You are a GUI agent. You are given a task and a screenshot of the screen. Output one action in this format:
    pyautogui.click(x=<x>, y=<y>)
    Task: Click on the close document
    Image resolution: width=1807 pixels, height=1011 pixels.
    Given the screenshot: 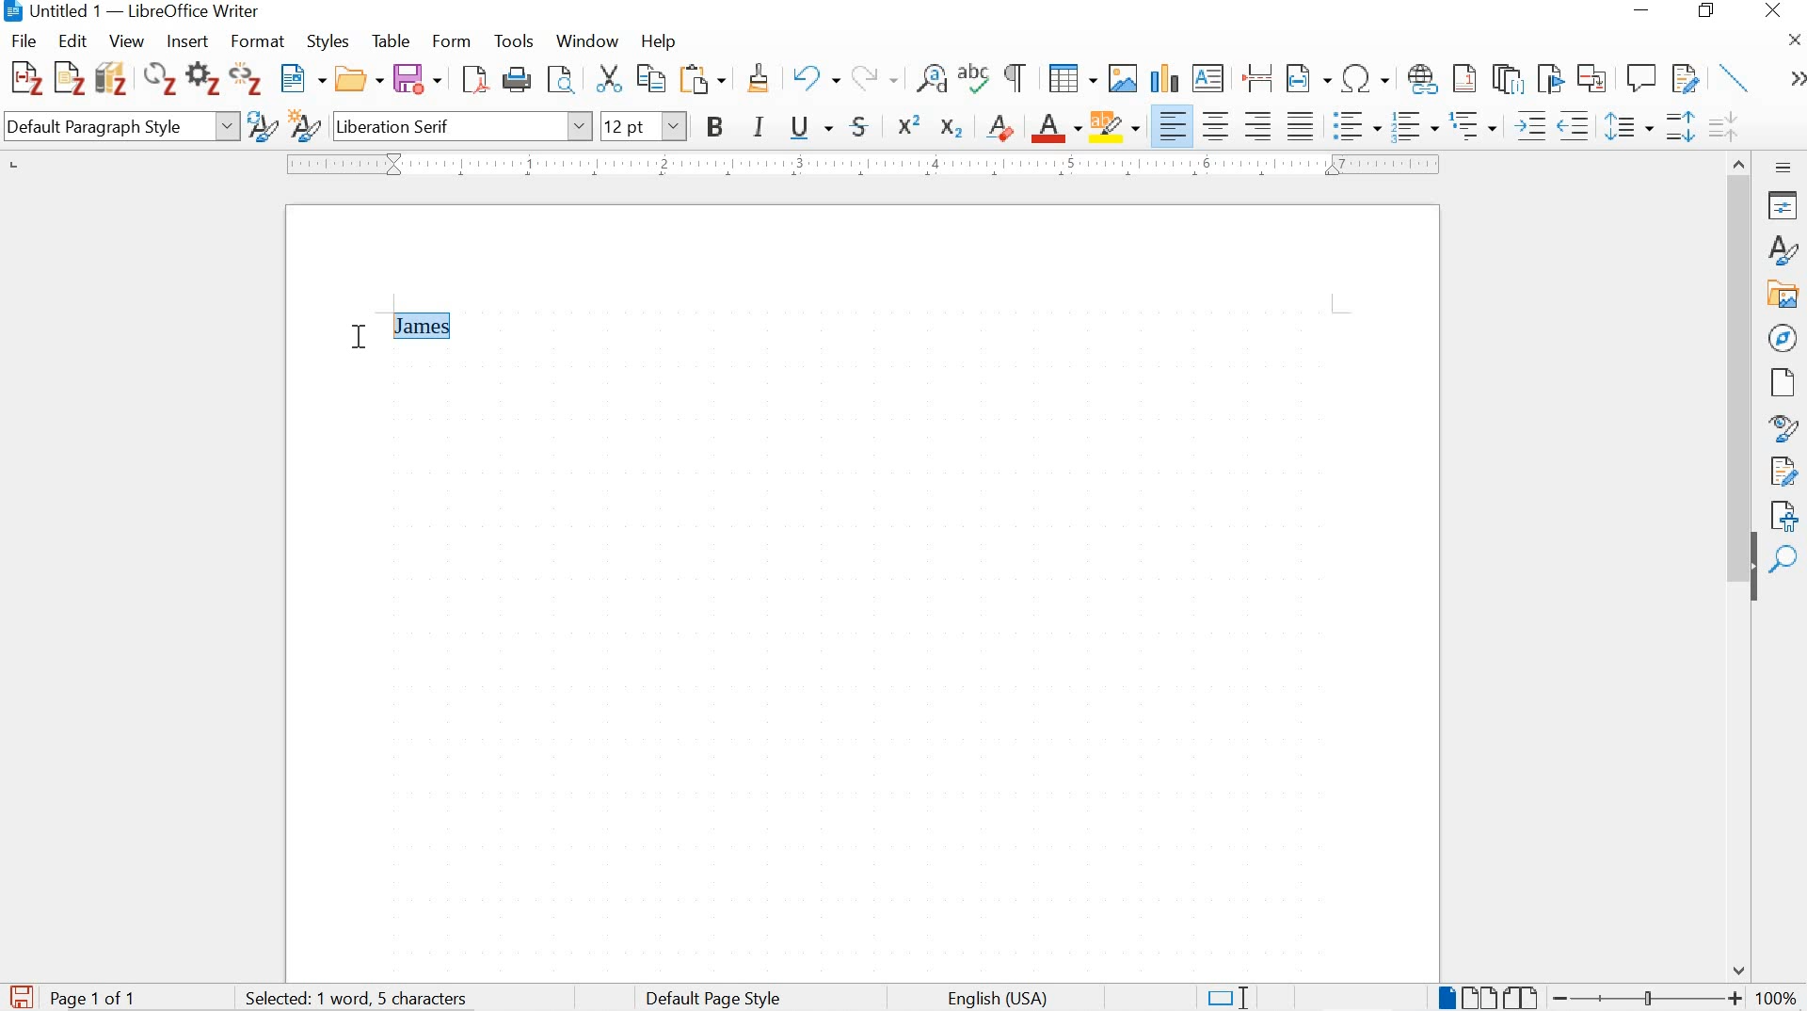 What is the action you would take?
    pyautogui.click(x=1795, y=39)
    